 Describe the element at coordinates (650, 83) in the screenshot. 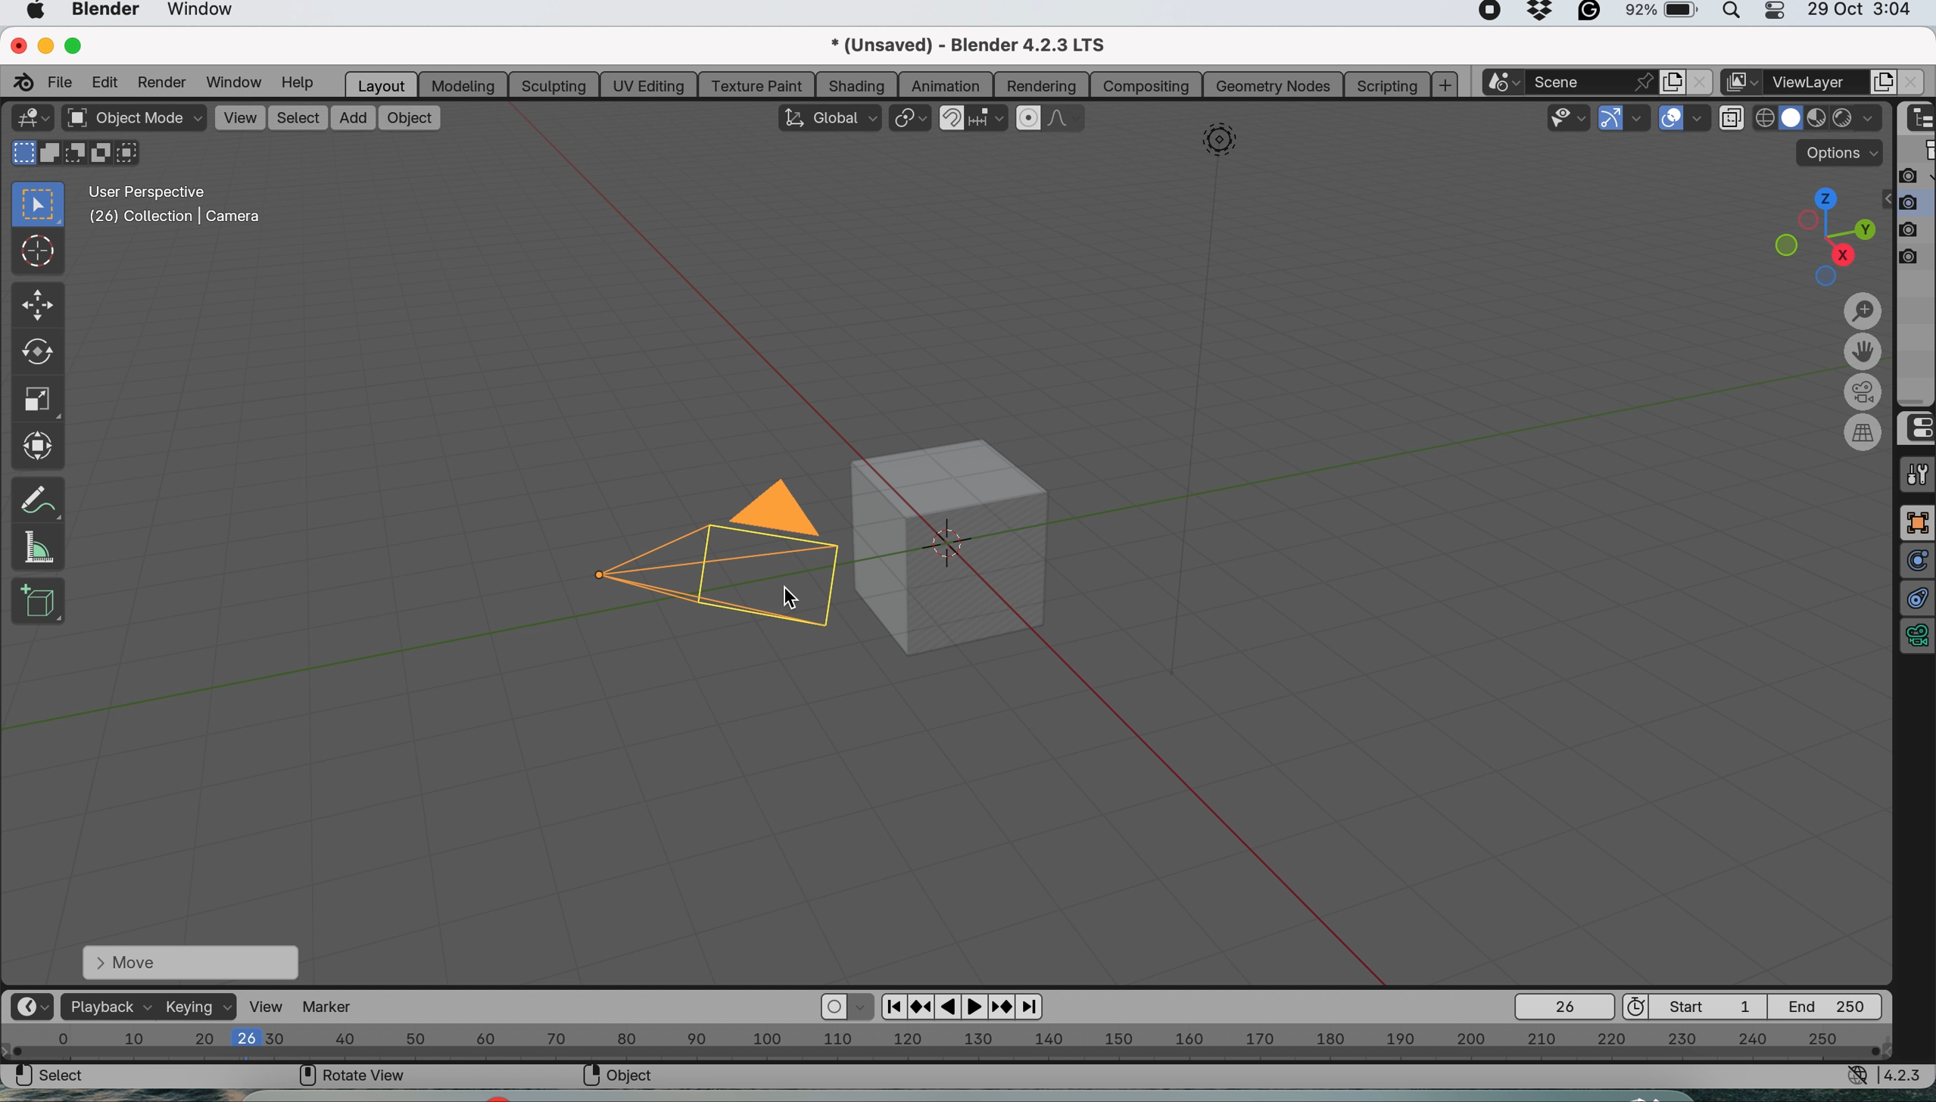

I see `uv editing` at that location.